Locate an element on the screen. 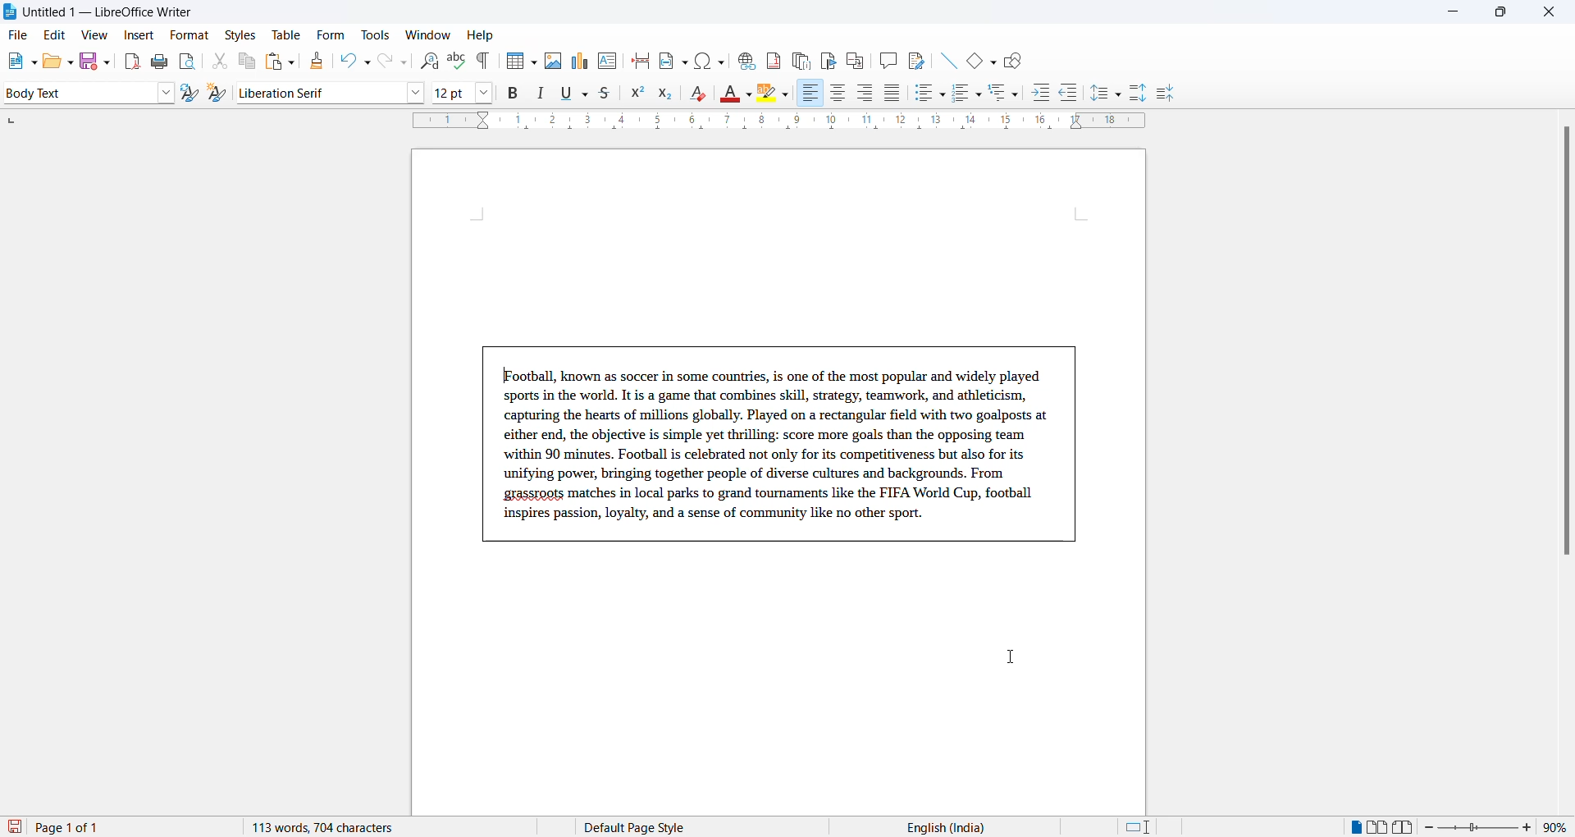 The height and width of the screenshot is (837, 1575). single page view is located at coordinates (1354, 827).